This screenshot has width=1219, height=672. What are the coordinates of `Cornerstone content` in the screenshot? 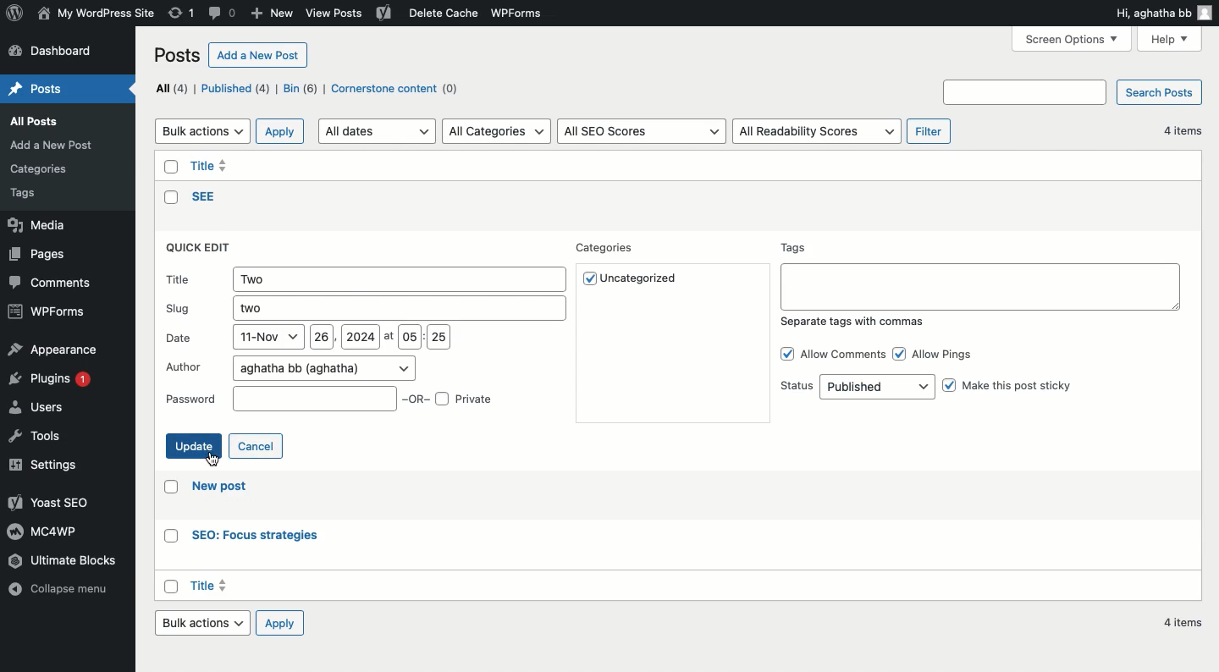 It's located at (397, 89).